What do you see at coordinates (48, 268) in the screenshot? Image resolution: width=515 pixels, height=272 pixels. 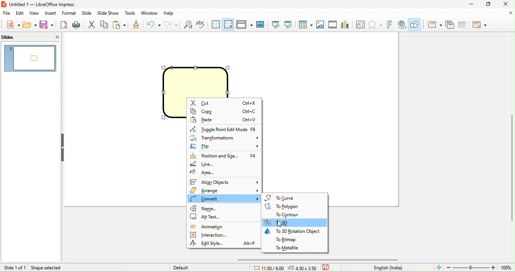 I see `shape selected` at bounding box center [48, 268].